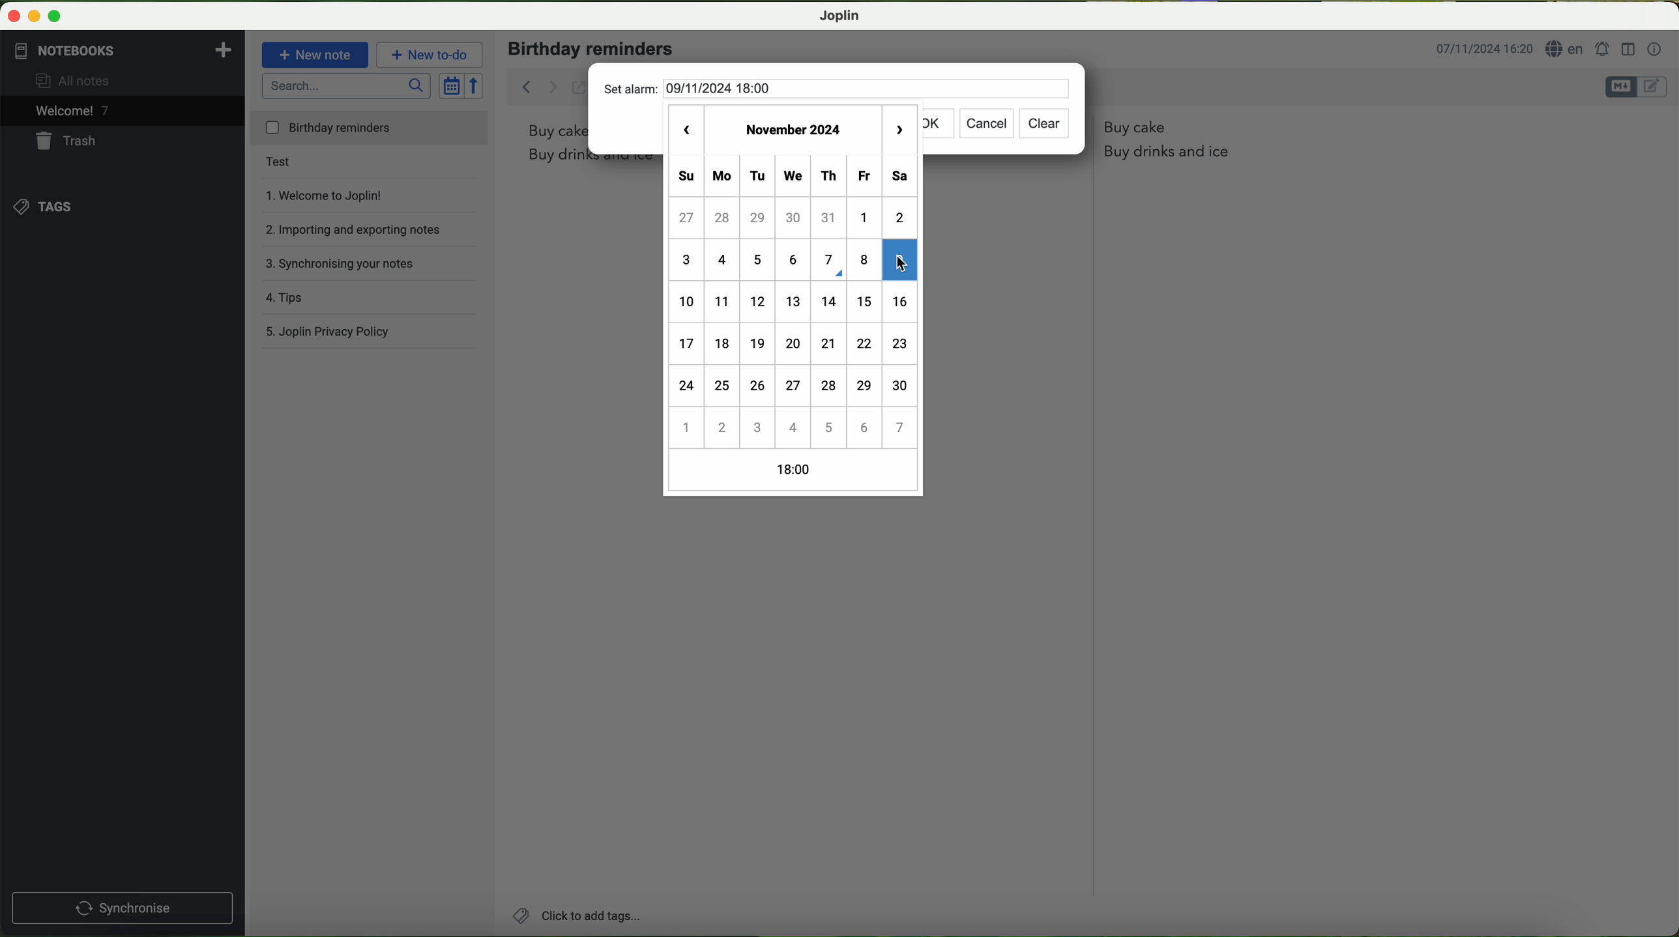 This screenshot has width=1679, height=937. Describe the element at coordinates (71, 142) in the screenshot. I see `trash` at that location.